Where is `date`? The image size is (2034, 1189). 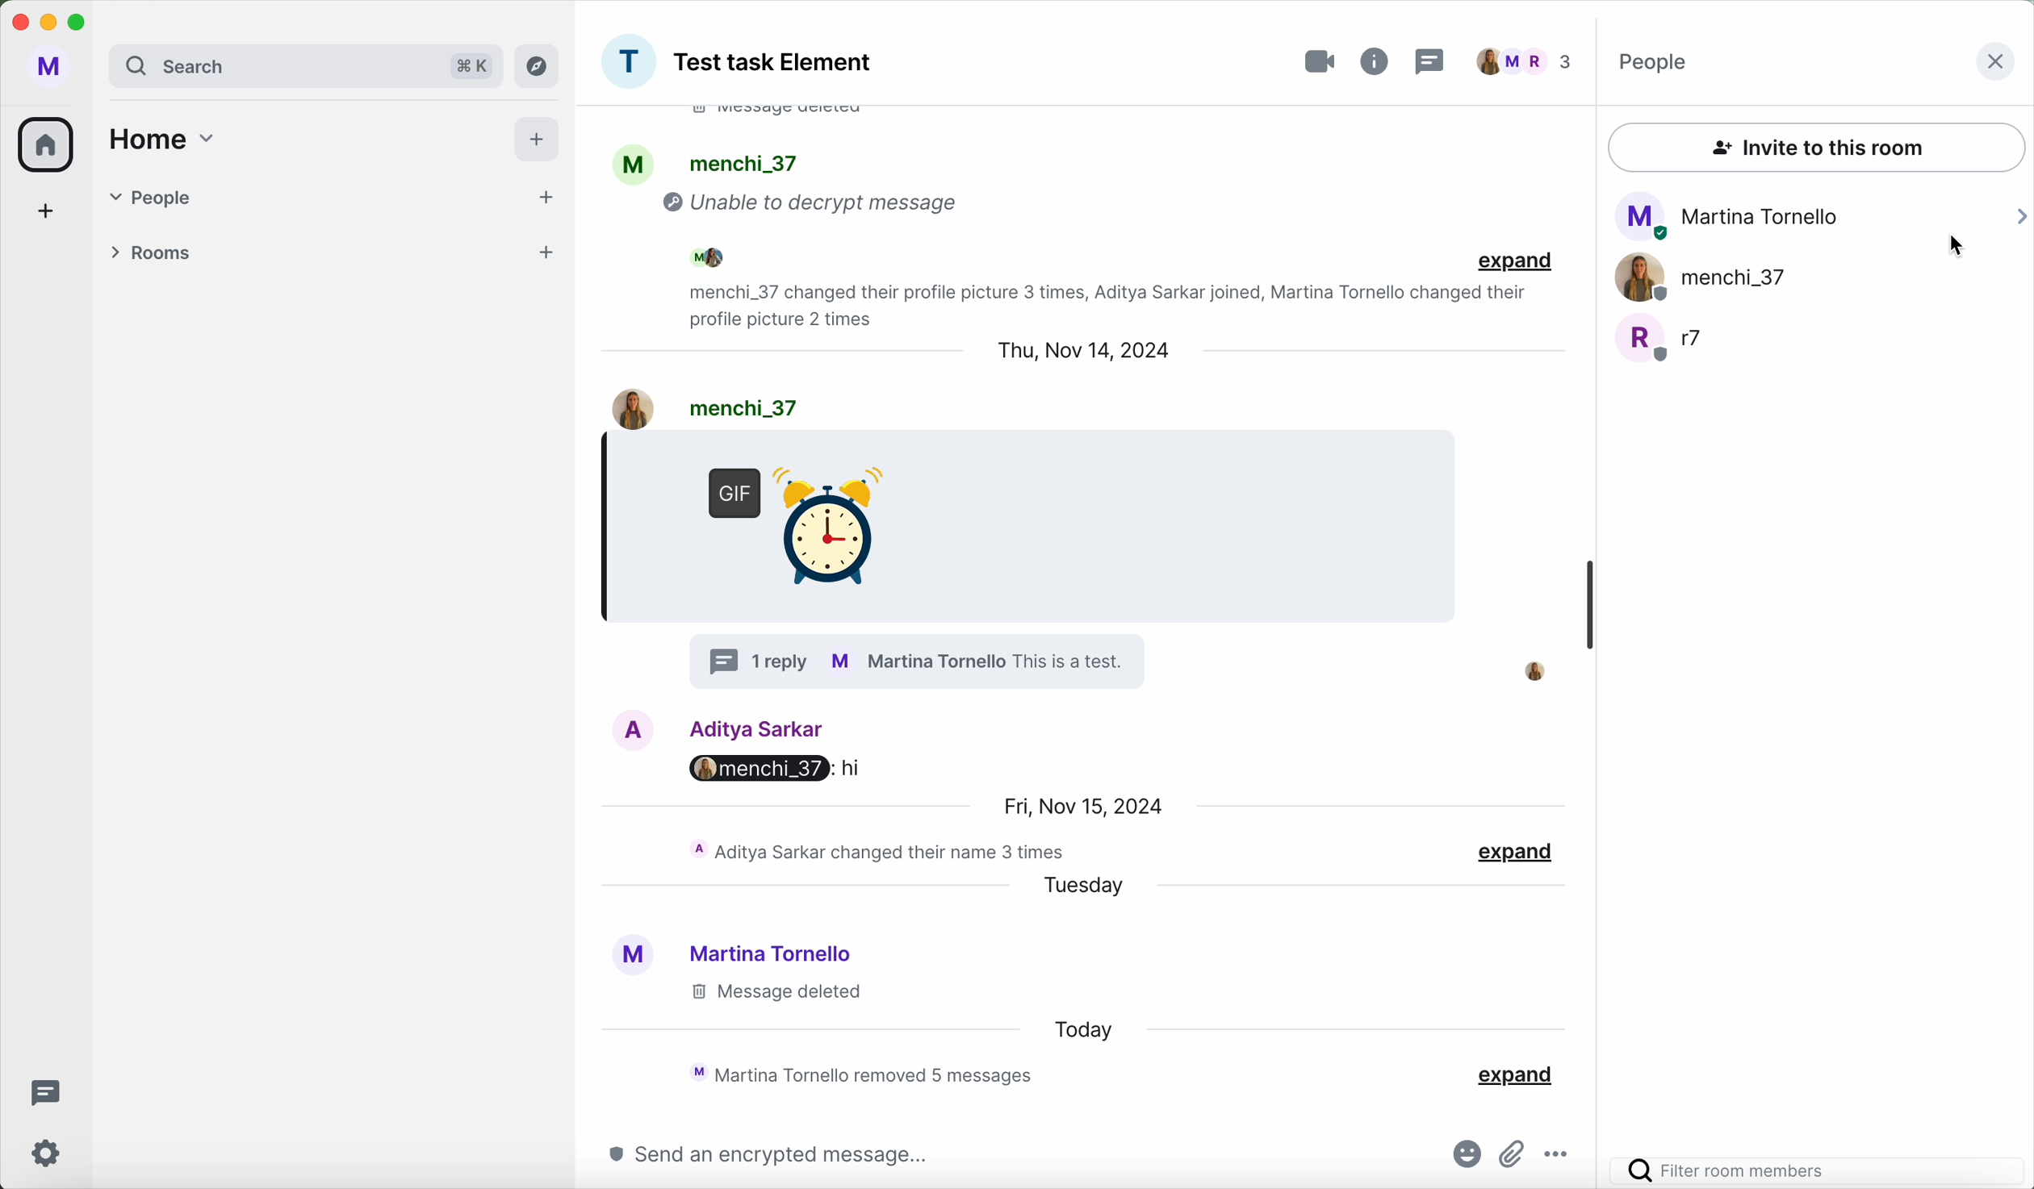 date is located at coordinates (1081, 806).